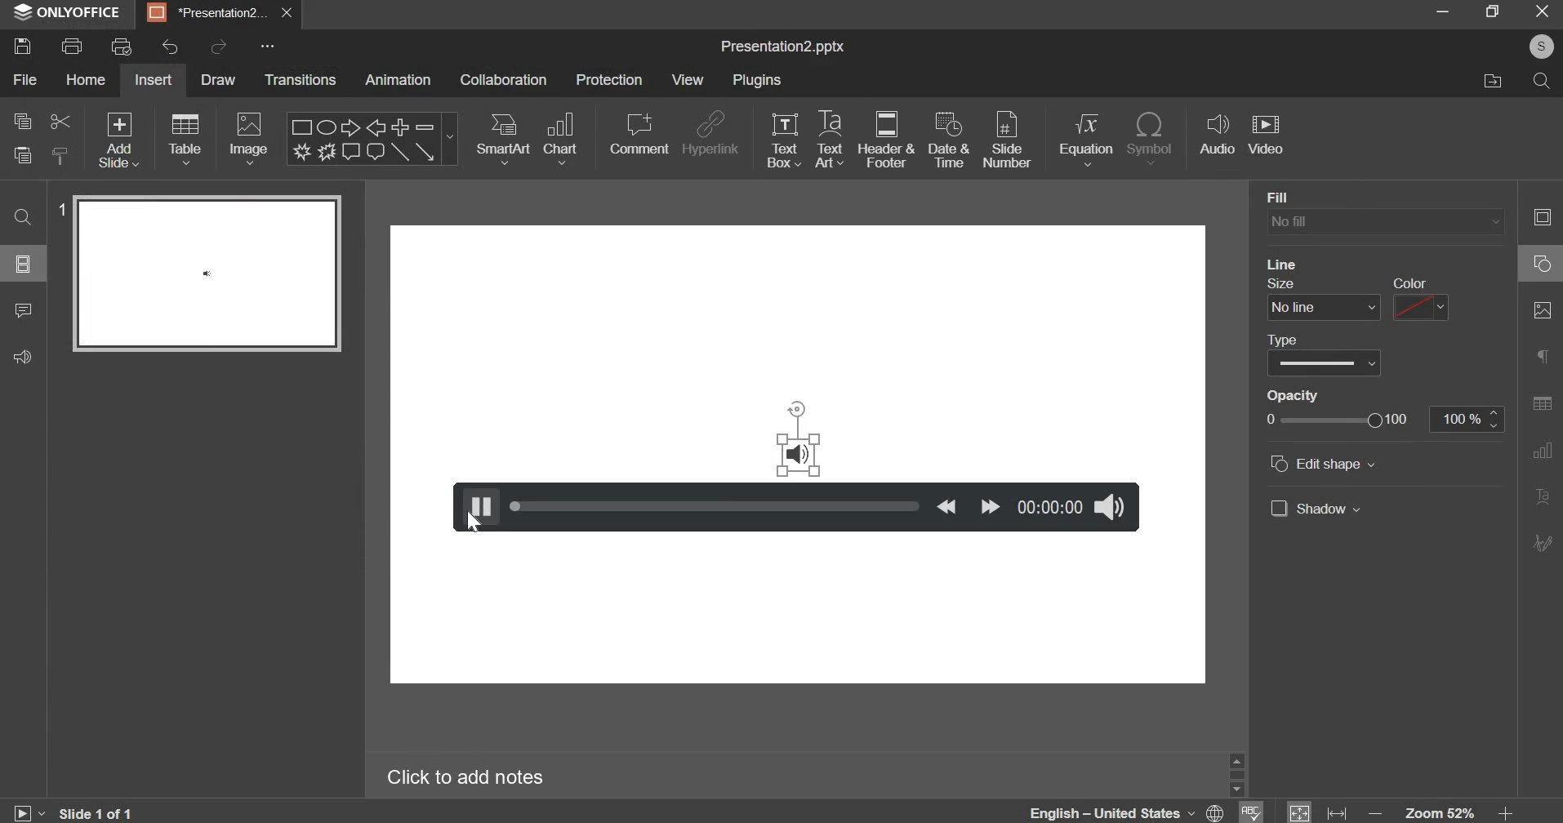 The height and width of the screenshot is (823, 1563). Describe the element at coordinates (1324, 308) in the screenshot. I see `line size` at that location.